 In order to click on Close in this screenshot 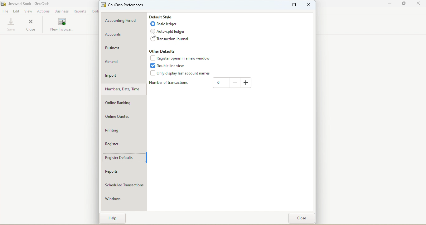, I will do `click(34, 24)`.